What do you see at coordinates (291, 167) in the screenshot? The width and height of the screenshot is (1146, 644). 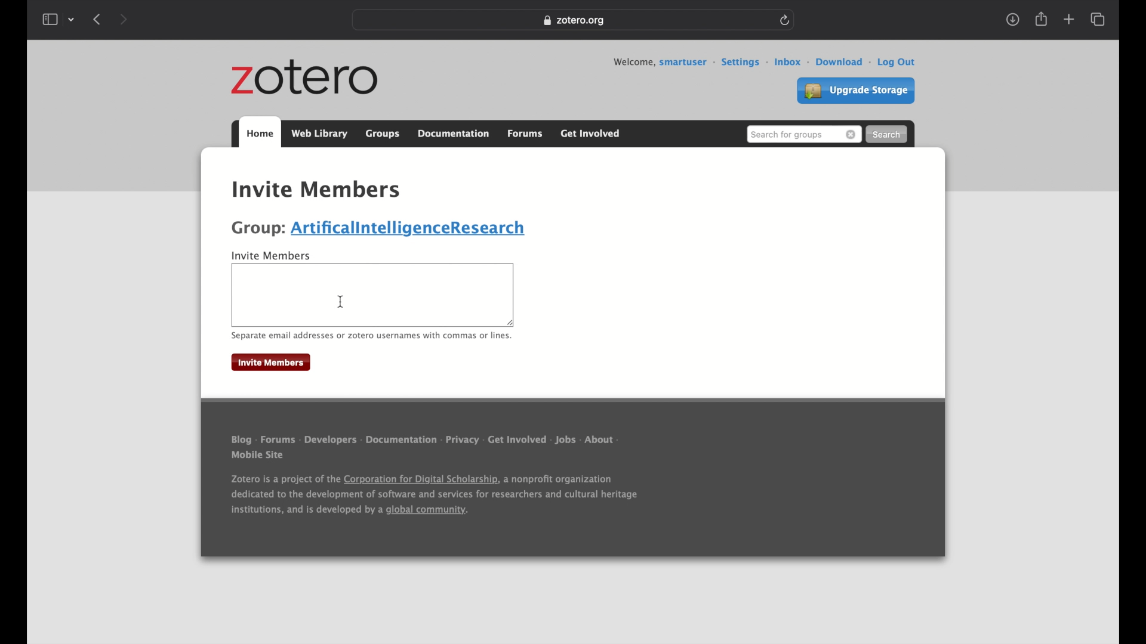 I see `groups` at bounding box center [291, 167].